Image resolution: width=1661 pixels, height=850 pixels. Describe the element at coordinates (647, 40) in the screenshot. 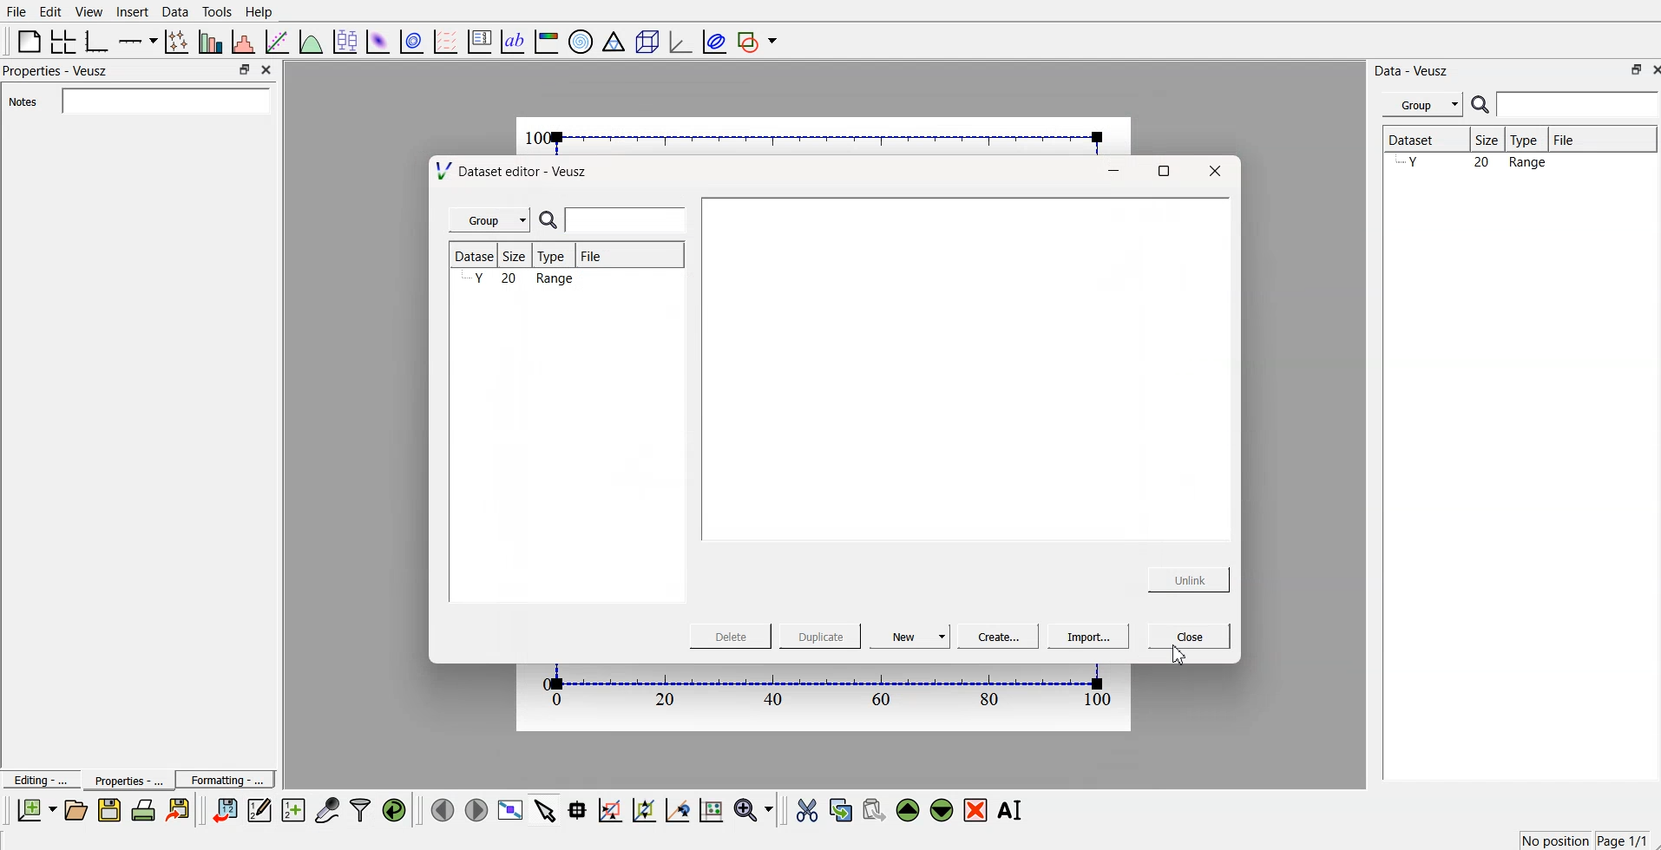

I see `3D scene` at that location.